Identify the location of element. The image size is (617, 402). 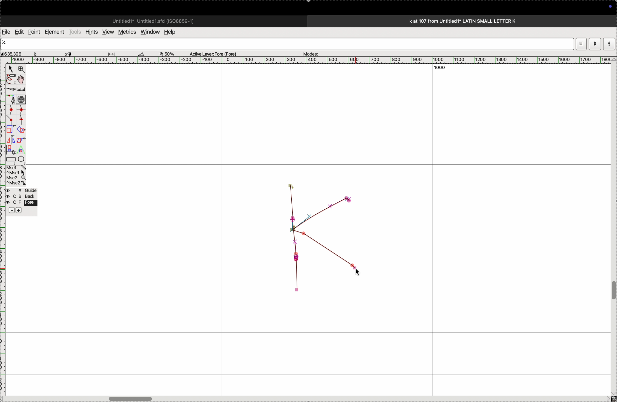
(55, 32).